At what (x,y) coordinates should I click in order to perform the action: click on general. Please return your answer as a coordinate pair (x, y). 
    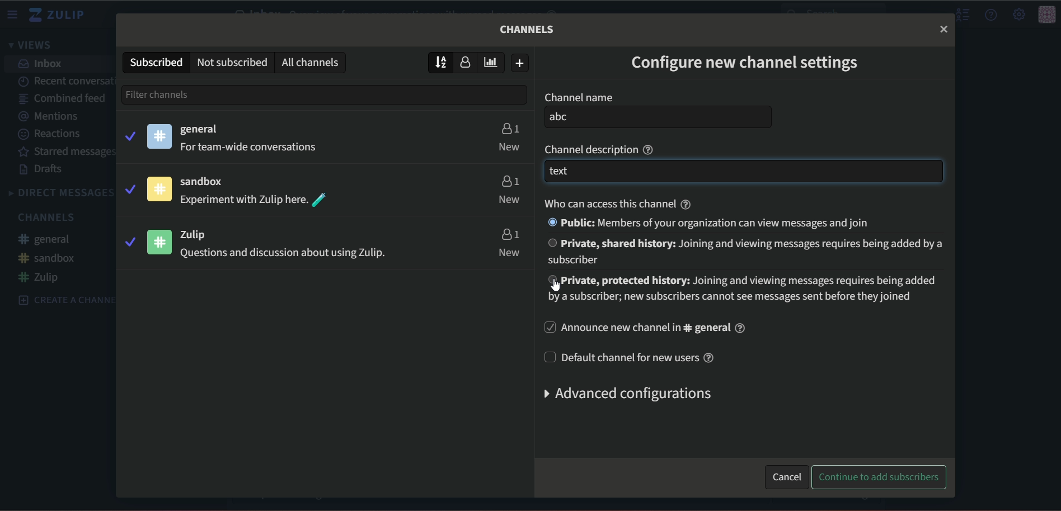
    Looking at the image, I should click on (202, 130).